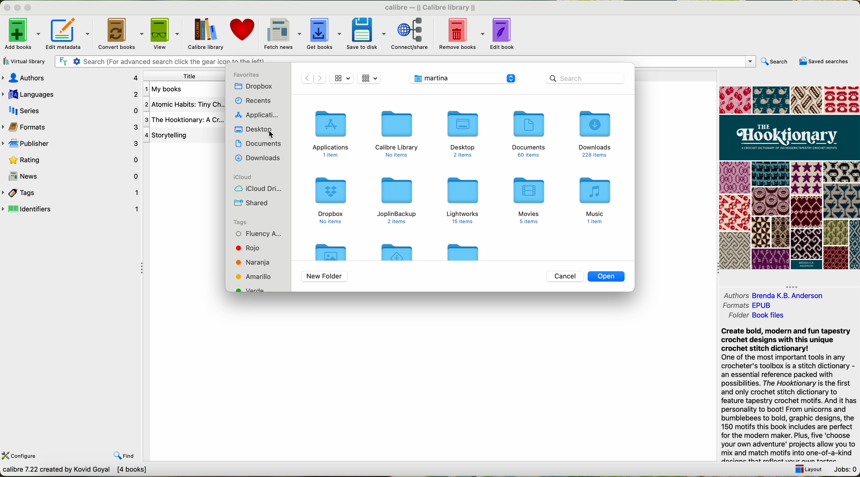  Describe the element at coordinates (248, 74) in the screenshot. I see `favorites` at that location.